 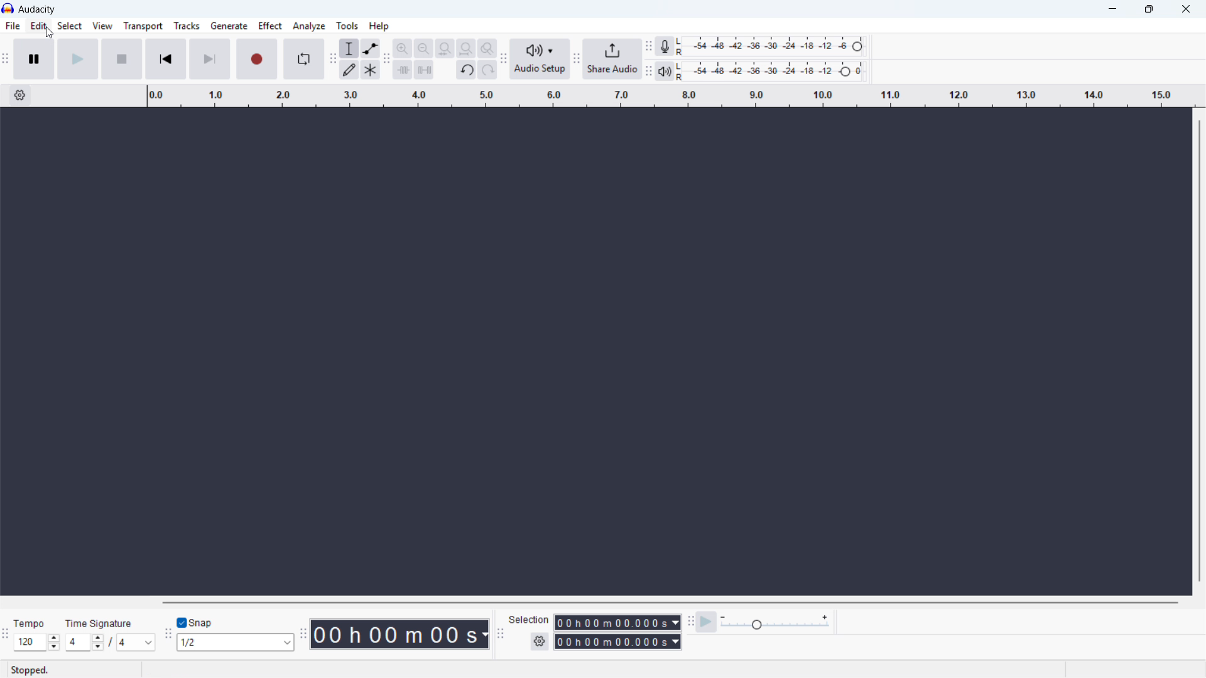 I want to click on time signature toolbar, so click(x=6, y=636).